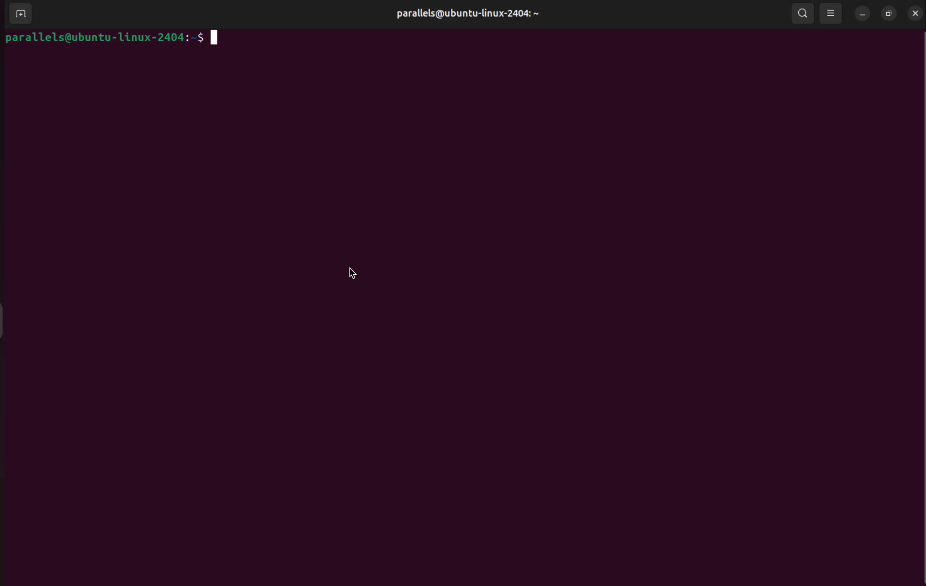  Describe the element at coordinates (112, 40) in the screenshot. I see `bash prompt` at that location.